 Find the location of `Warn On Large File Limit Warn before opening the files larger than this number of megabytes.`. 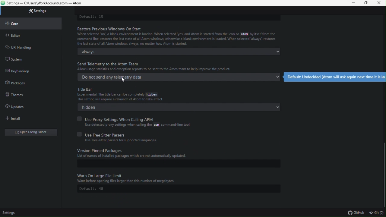

Warn On Large File Limit Warn before opening the files larger than this number of megabytes. is located at coordinates (149, 178).